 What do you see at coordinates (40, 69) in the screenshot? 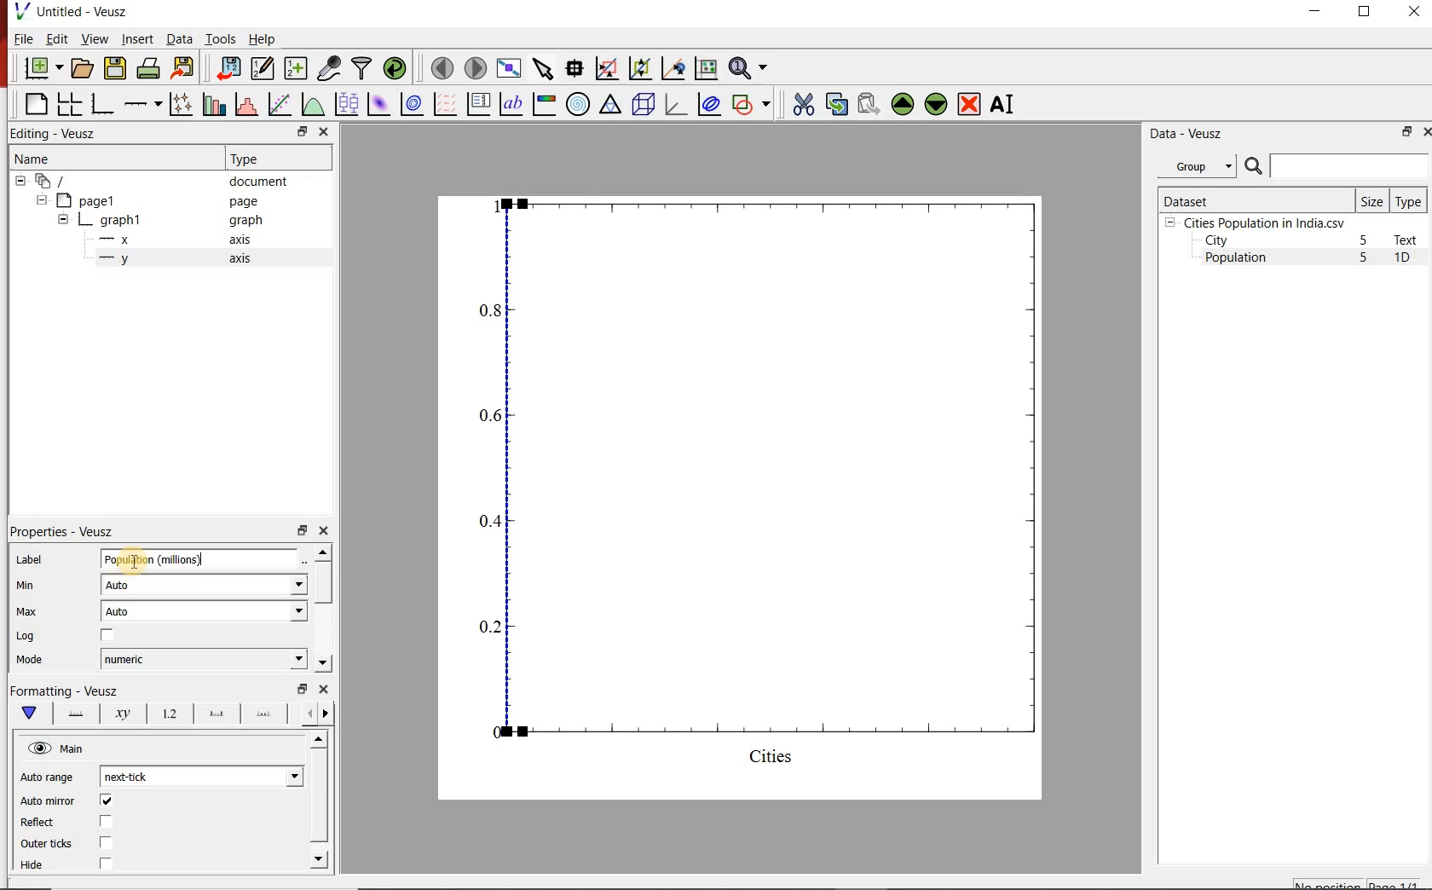
I see `new document` at bounding box center [40, 69].